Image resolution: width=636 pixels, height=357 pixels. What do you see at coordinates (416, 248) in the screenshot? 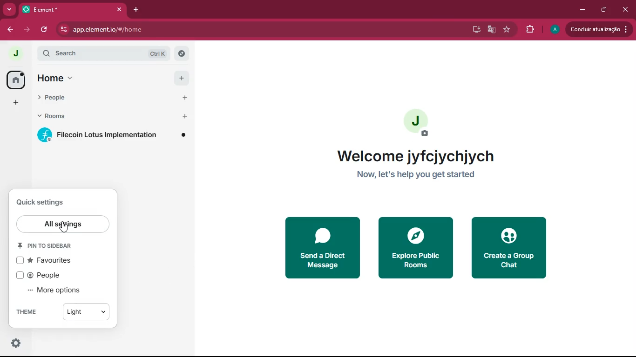
I see `explore public rooms` at bounding box center [416, 248].